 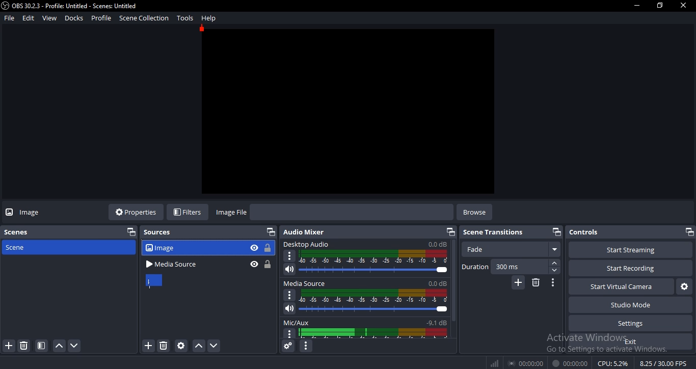 What do you see at coordinates (627, 250) in the screenshot?
I see `start streaming` at bounding box center [627, 250].